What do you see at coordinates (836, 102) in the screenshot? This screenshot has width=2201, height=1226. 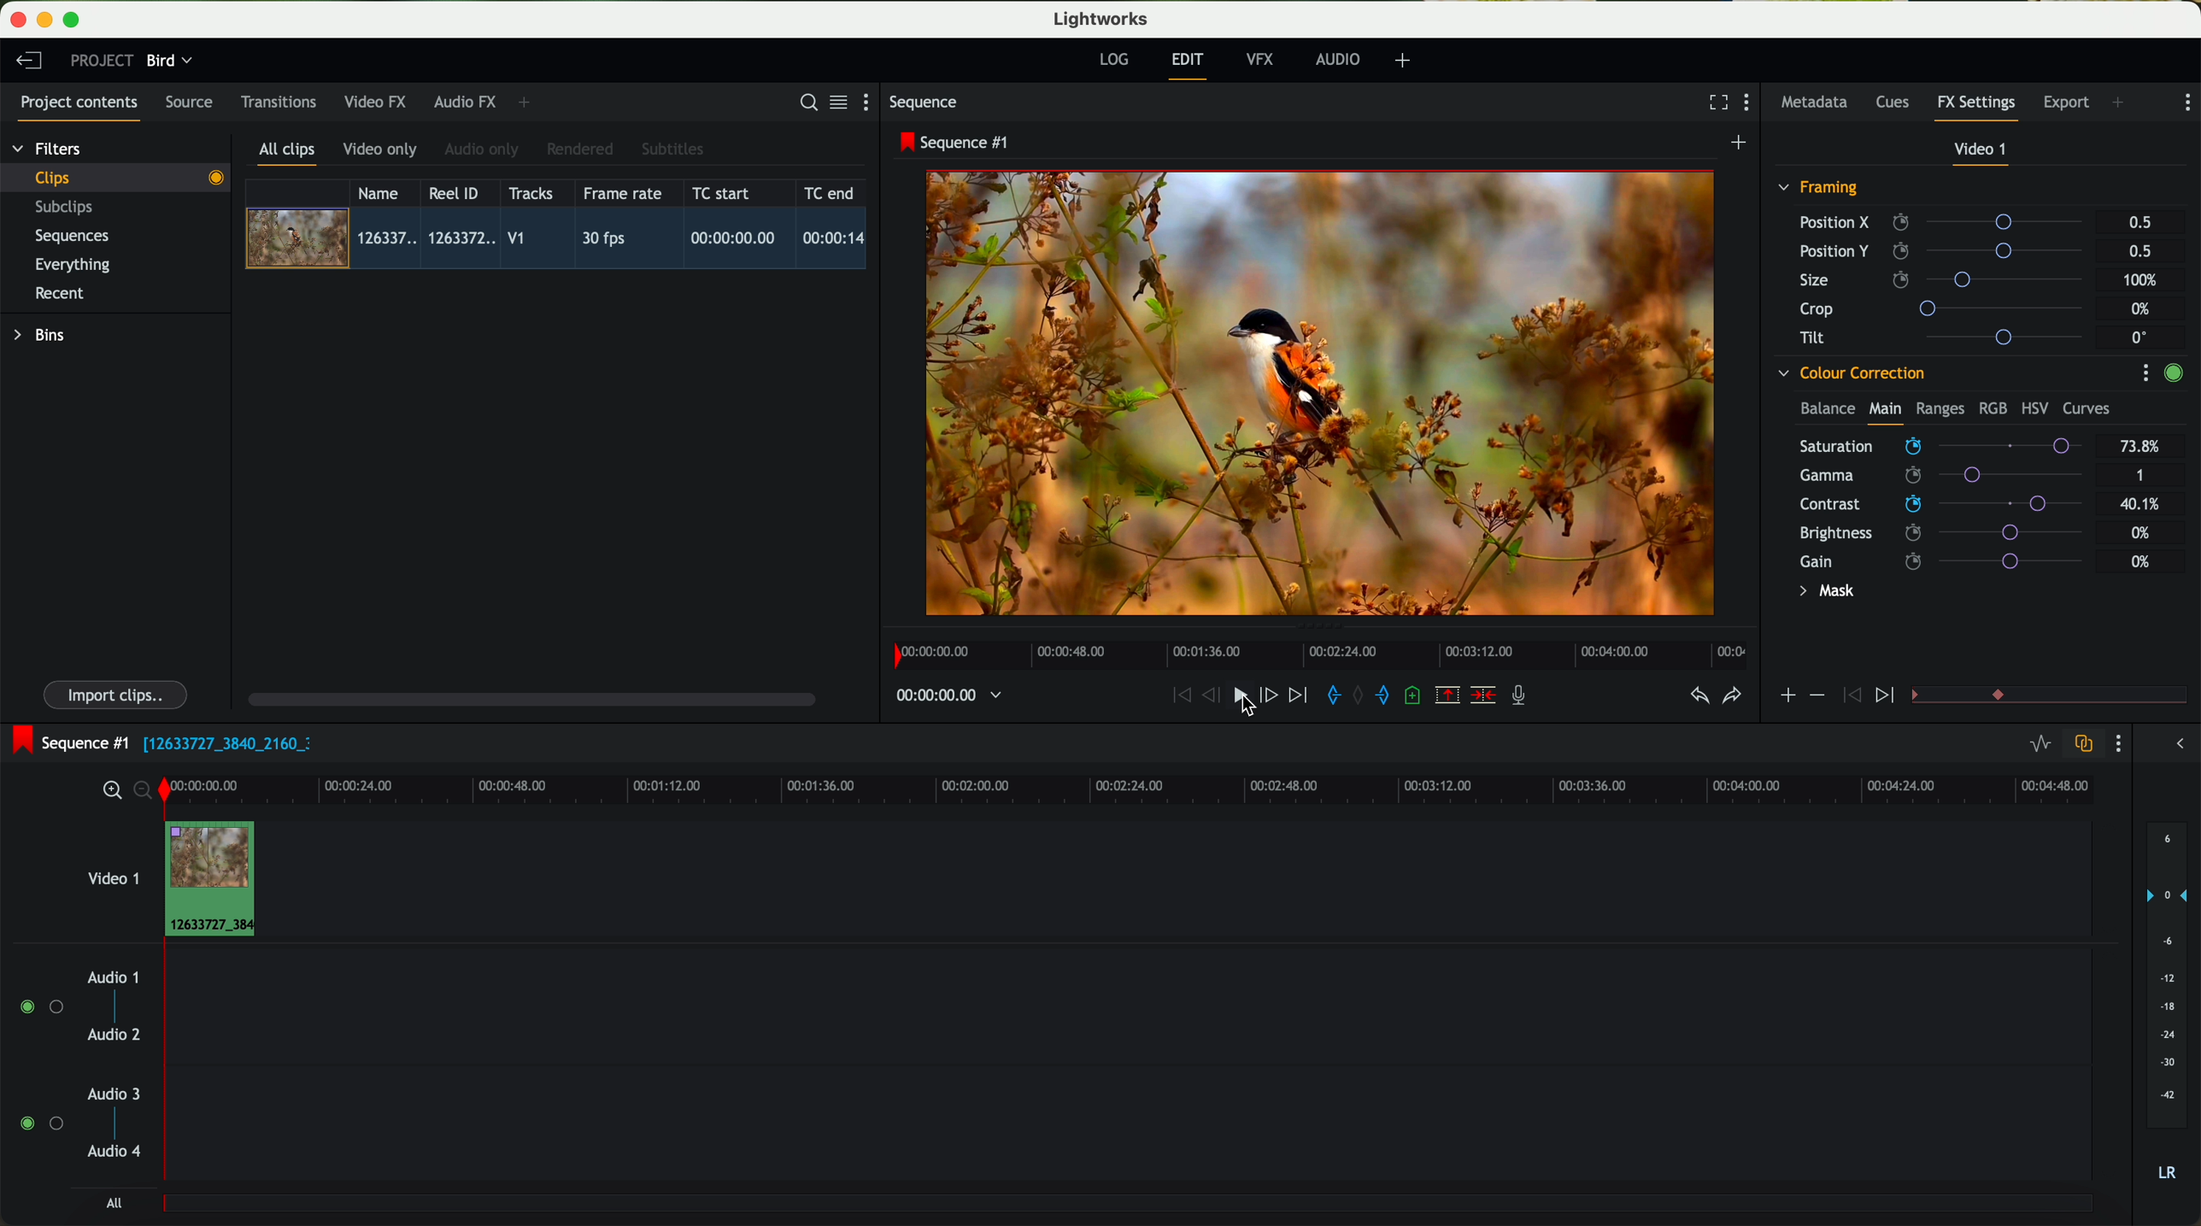 I see `toggle between list and title view` at bounding box center [836, 102].